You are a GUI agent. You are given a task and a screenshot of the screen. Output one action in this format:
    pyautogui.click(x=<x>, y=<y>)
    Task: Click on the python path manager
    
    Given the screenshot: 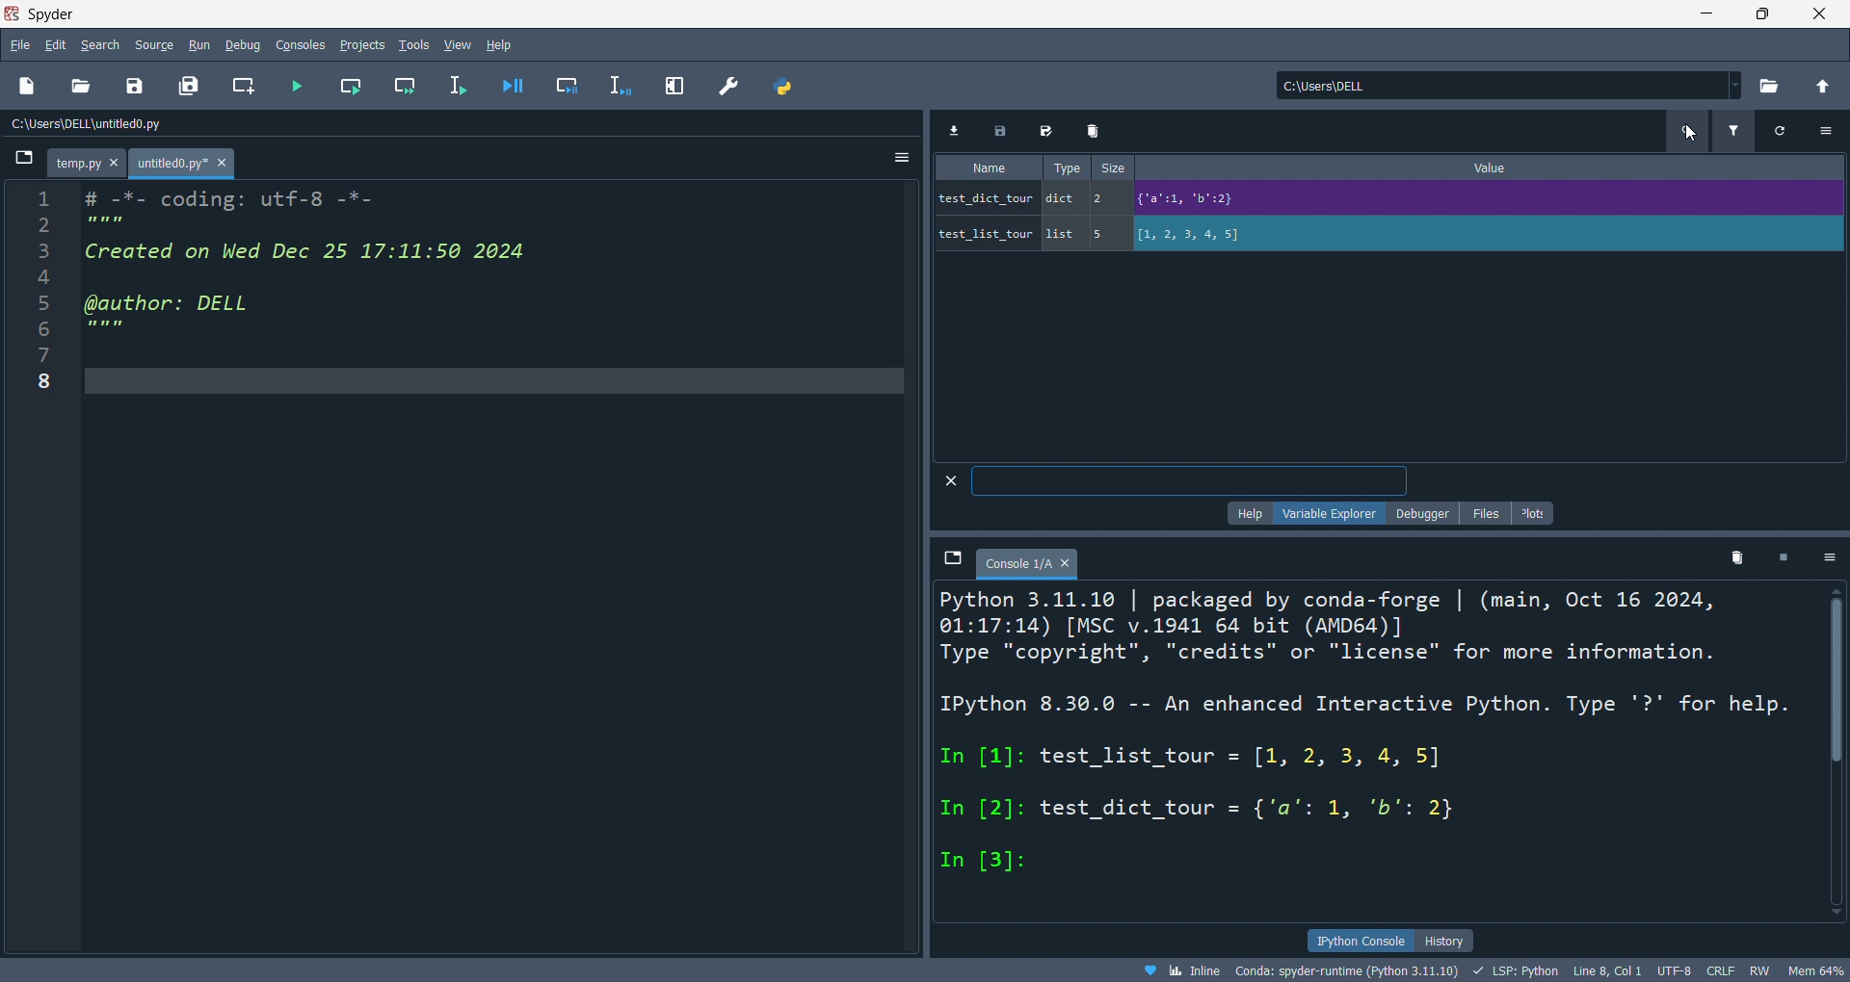 What is the action you would take?
    pyautogui.click(x=780, y=86)
    